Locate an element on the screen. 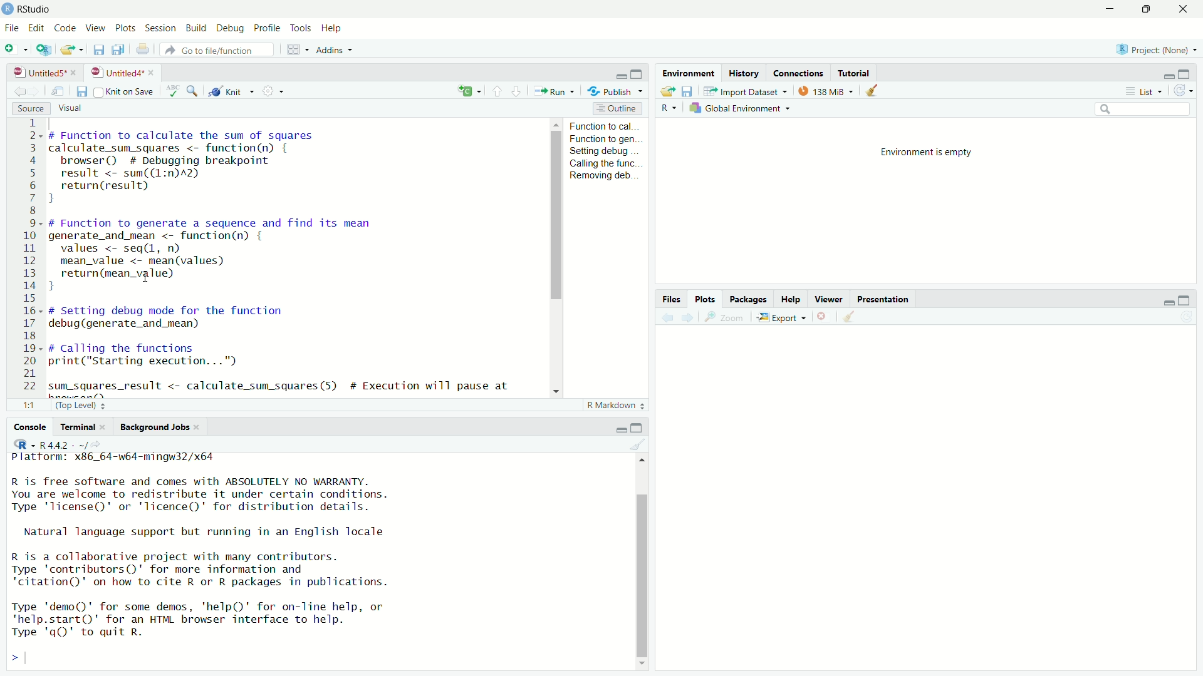 This screenshot has height=676, width=1203. typing cursor is located at coordinates (31, 658).